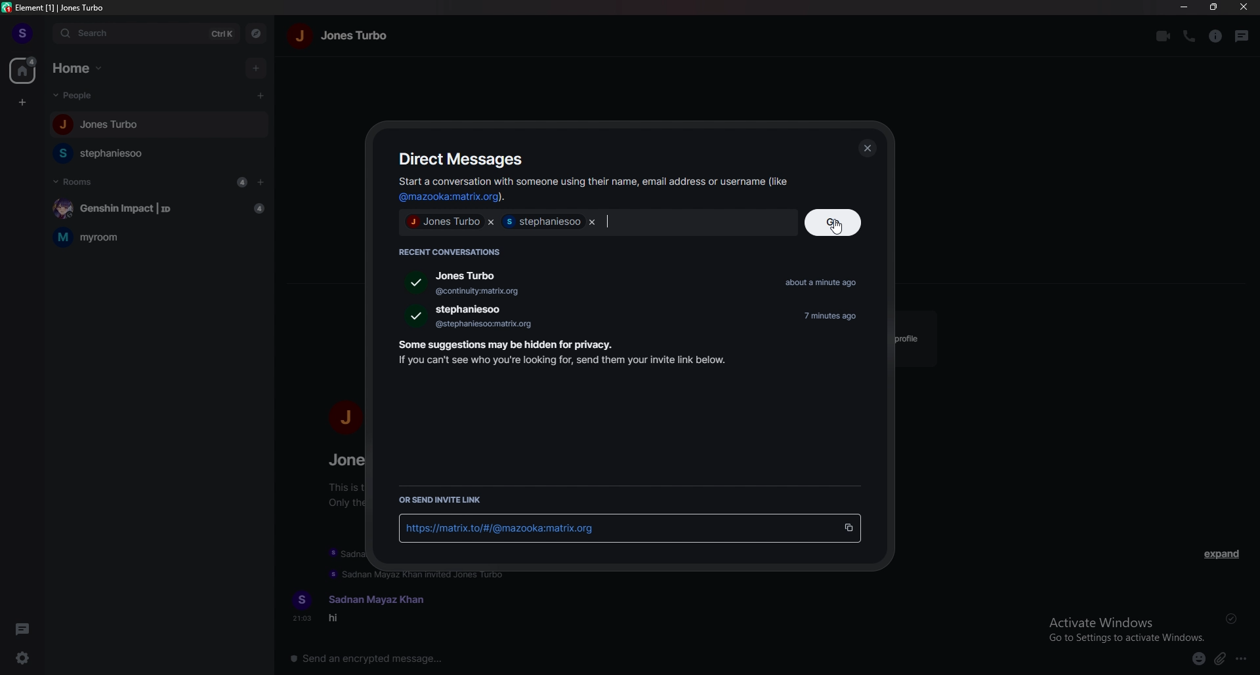  What do you see at coordinates (241, 182) in the screenshot?
I see `4` at bounding box center [241, 182].